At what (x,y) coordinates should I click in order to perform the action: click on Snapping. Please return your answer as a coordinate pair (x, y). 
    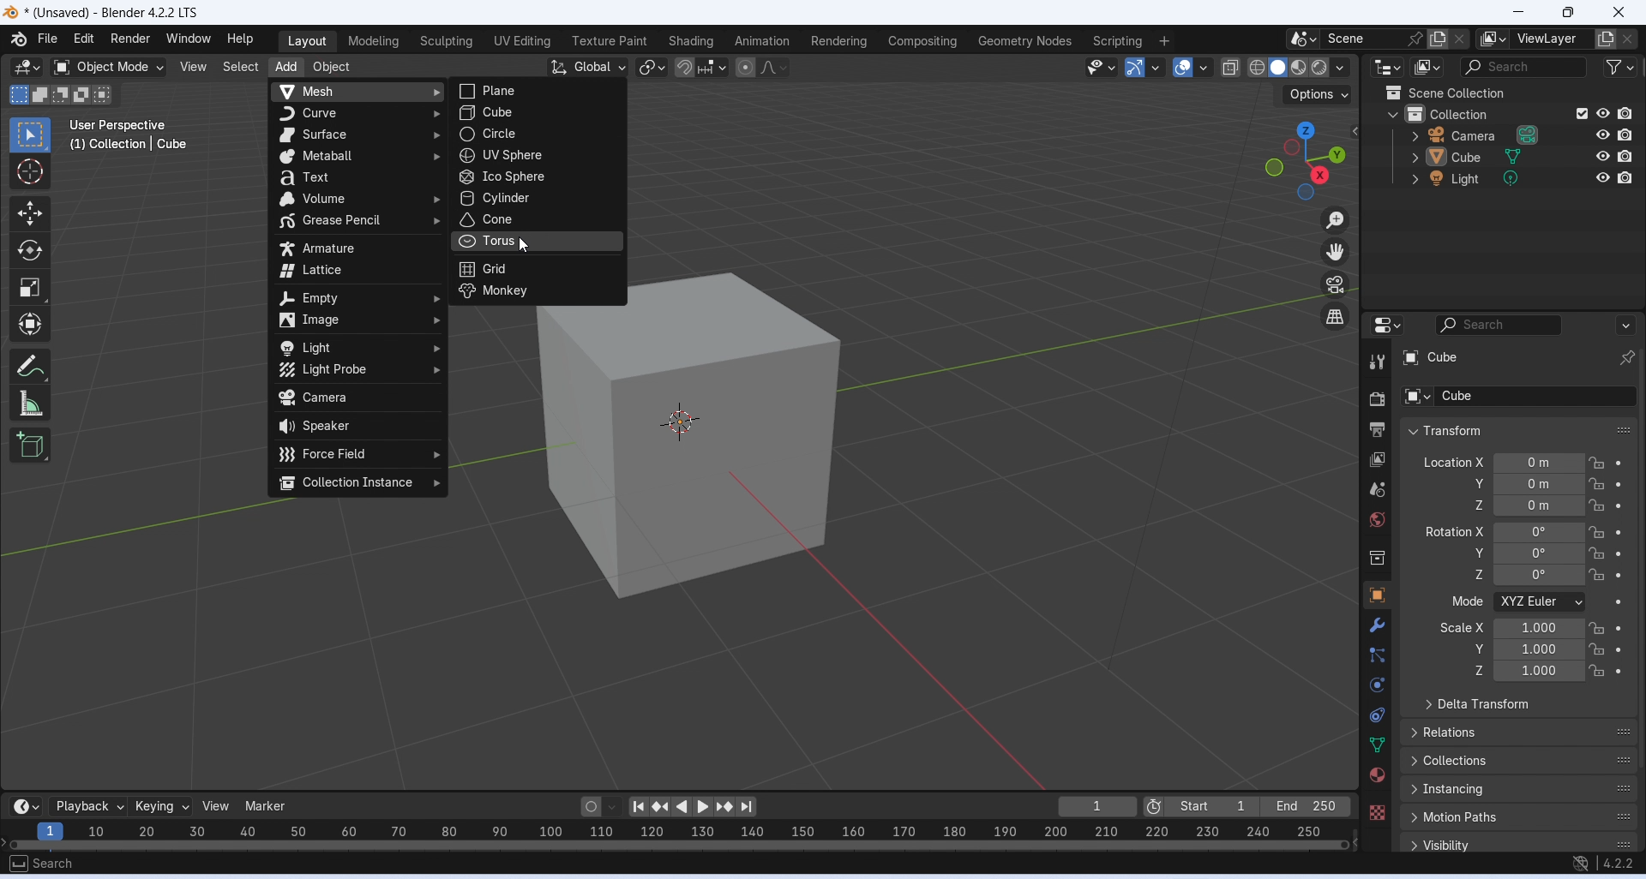
    Looking at the image, I should click on (712, 63).